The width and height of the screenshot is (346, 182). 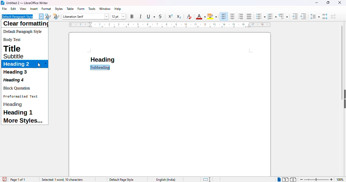 I want to click on heading 2, so click(x=18, y=64).